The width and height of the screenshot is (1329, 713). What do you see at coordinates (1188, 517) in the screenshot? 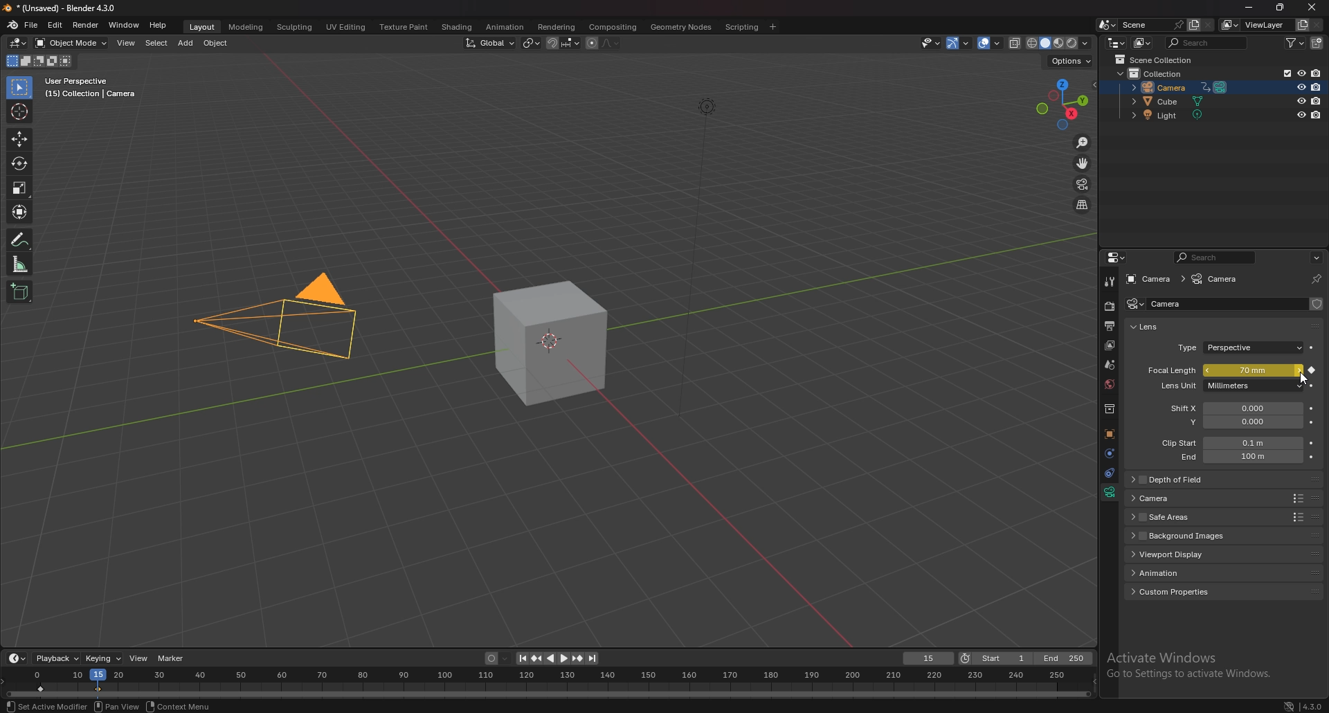
I see `safe areas` at bounding box center [1188, 517].